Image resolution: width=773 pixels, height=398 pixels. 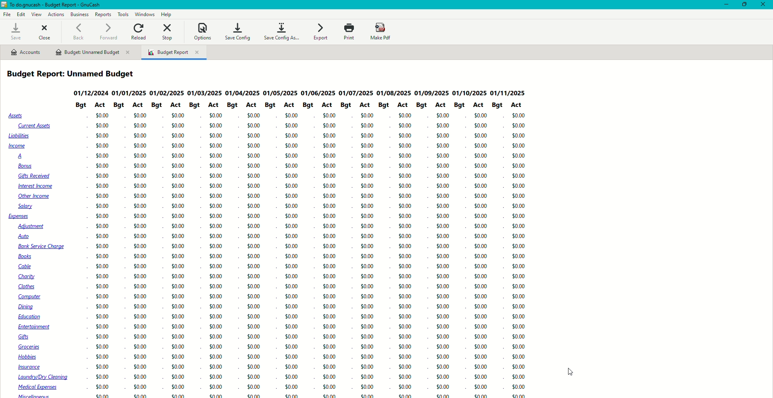 What do you see at coordinates (140, 31) in the screenshot?
I see `Reload` at bounding box center [140, 31].